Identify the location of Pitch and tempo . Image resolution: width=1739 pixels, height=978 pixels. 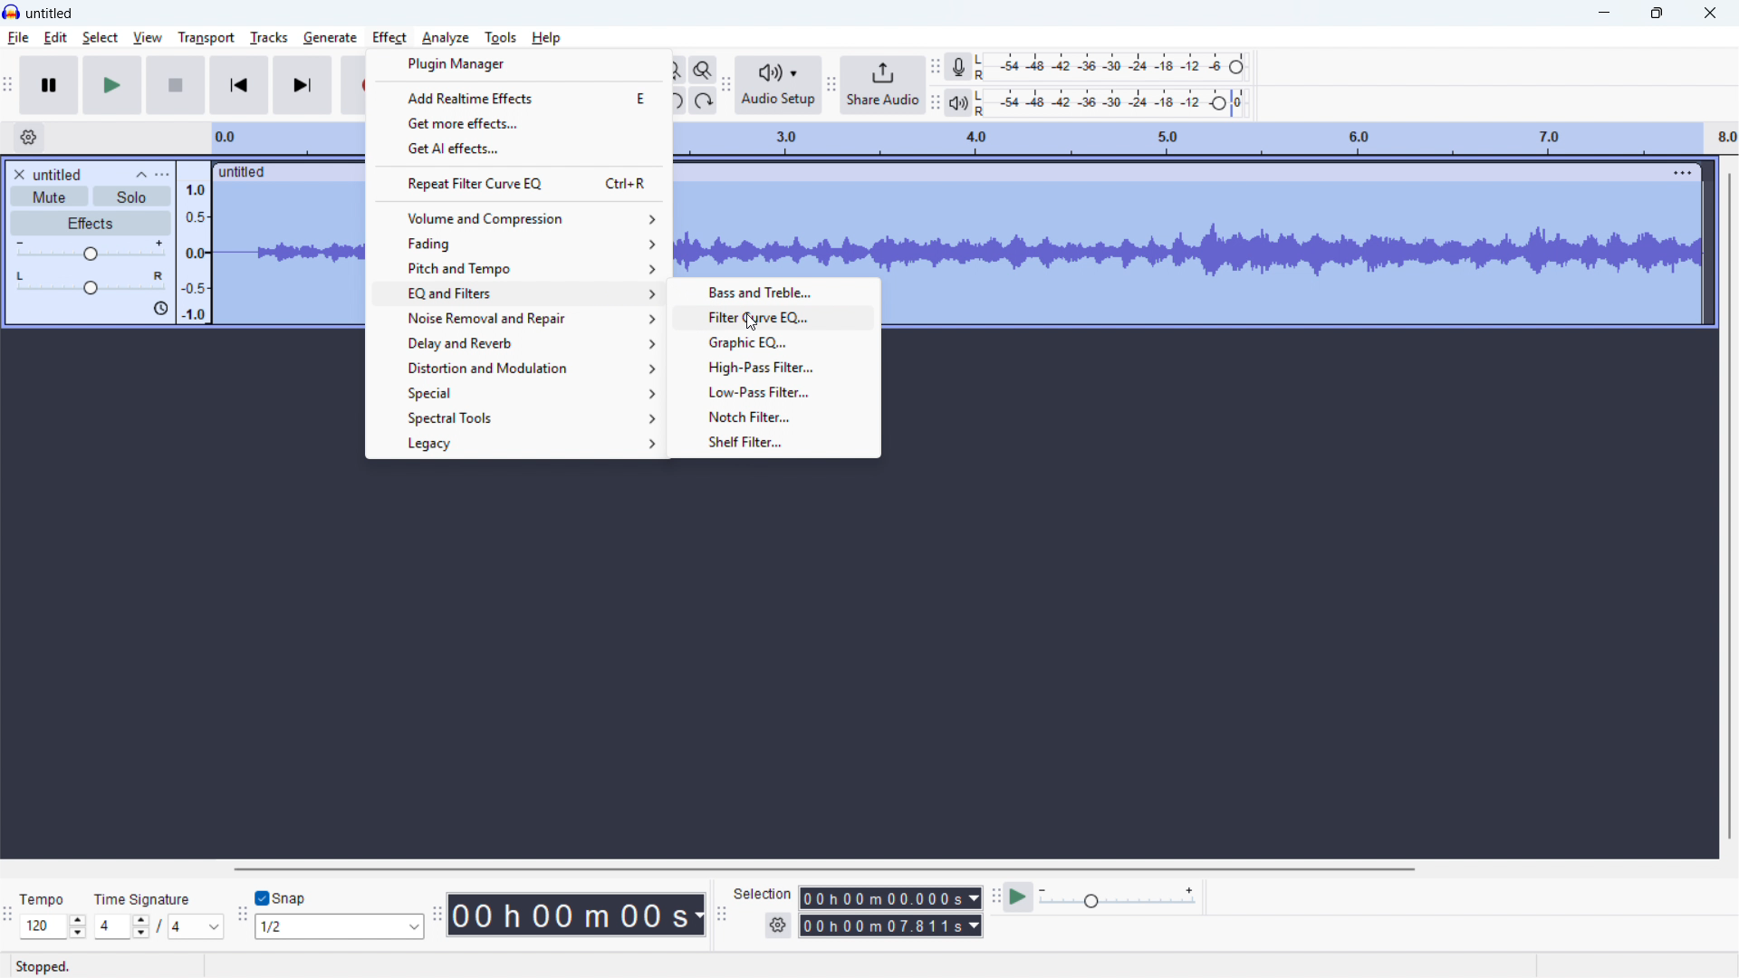
(521, 266).